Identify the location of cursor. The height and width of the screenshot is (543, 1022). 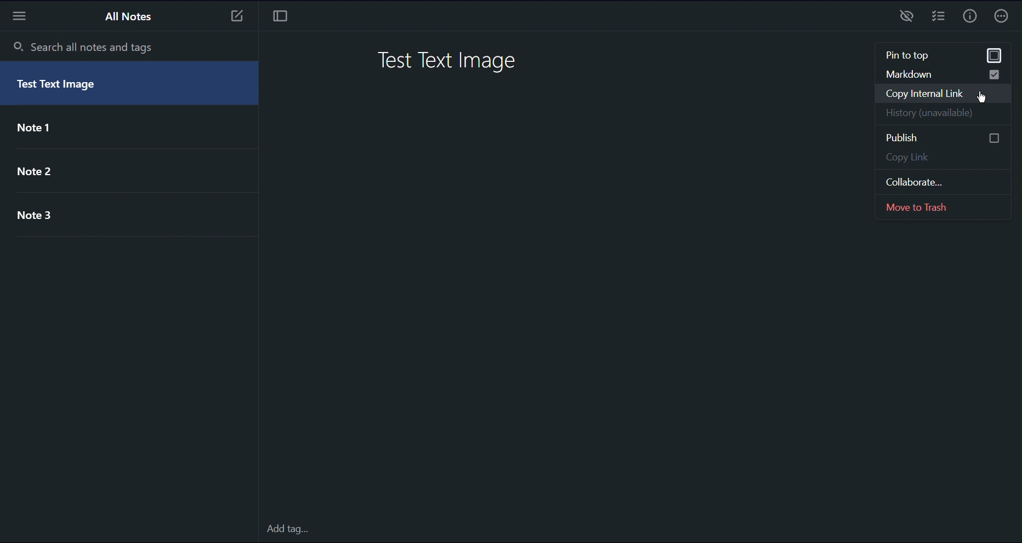
(981, 99).